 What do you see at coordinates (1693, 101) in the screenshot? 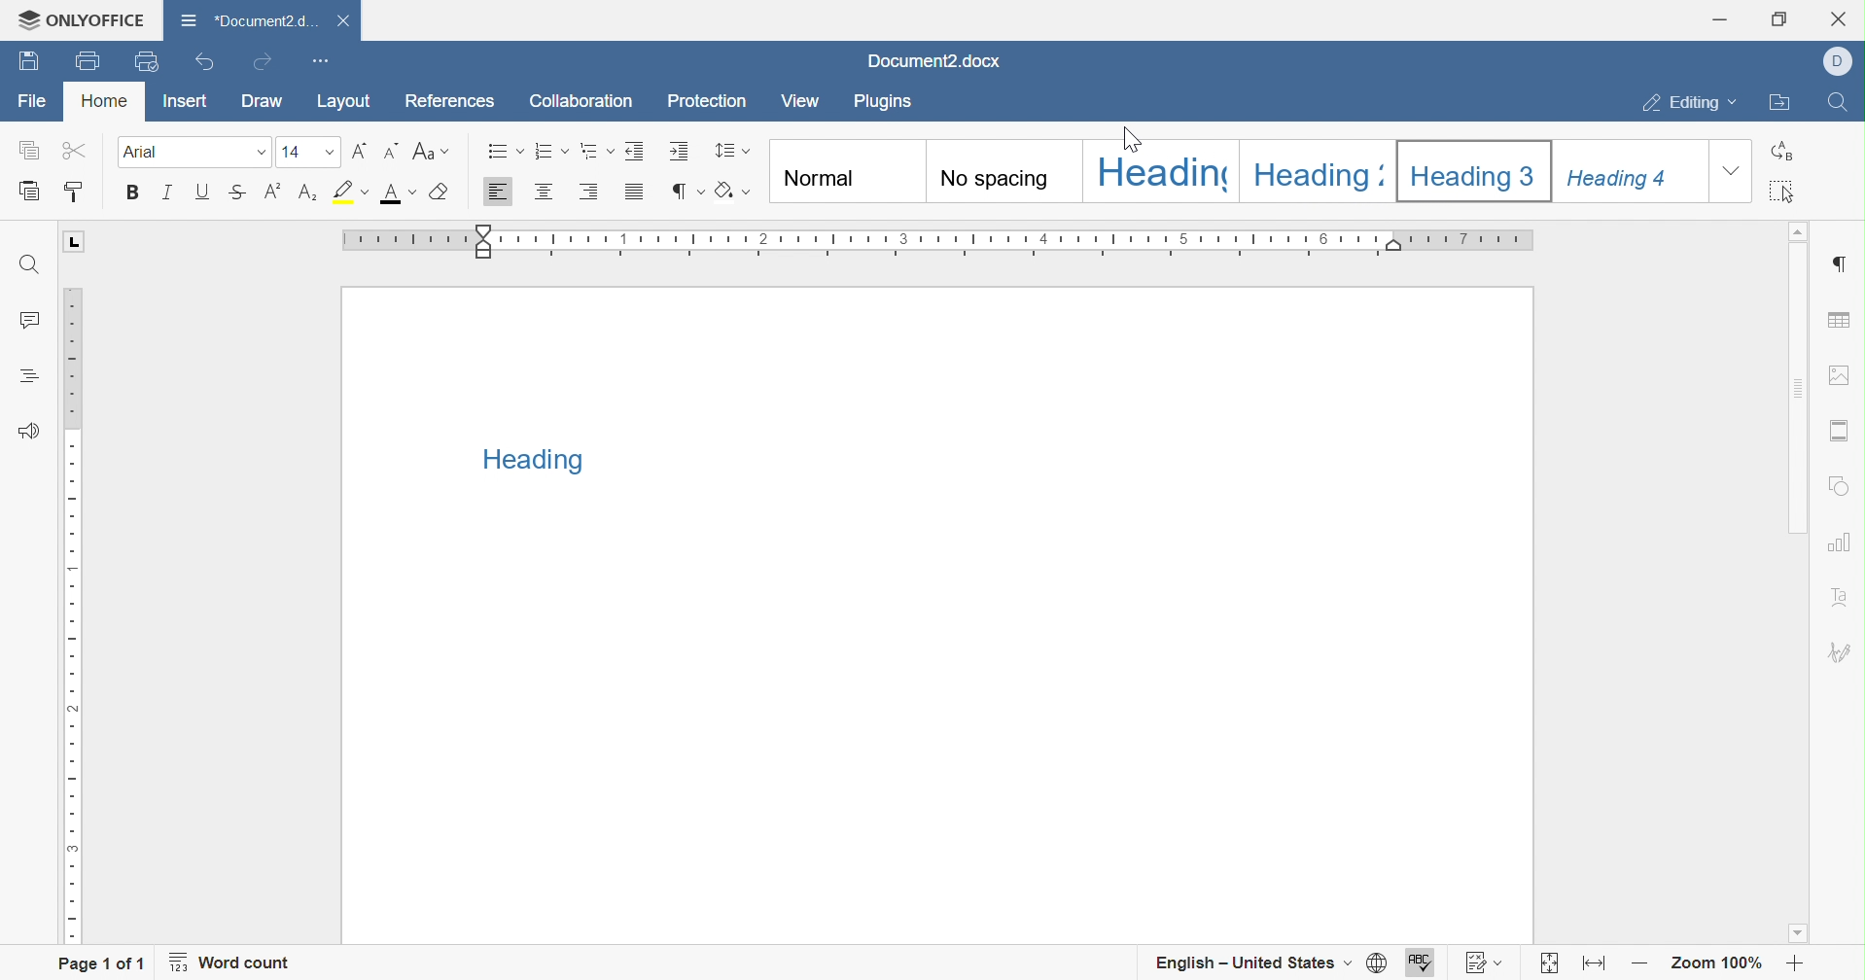
I see `Editing` at bounding box center [1693, 101].